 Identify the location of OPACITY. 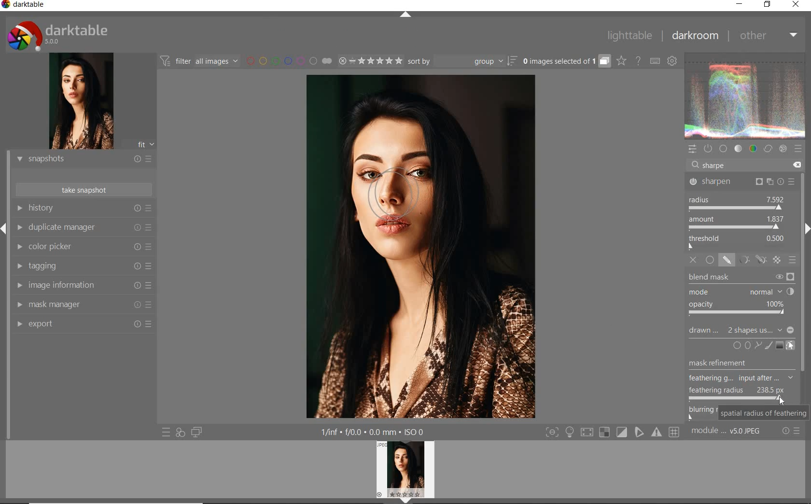
(740, 308).